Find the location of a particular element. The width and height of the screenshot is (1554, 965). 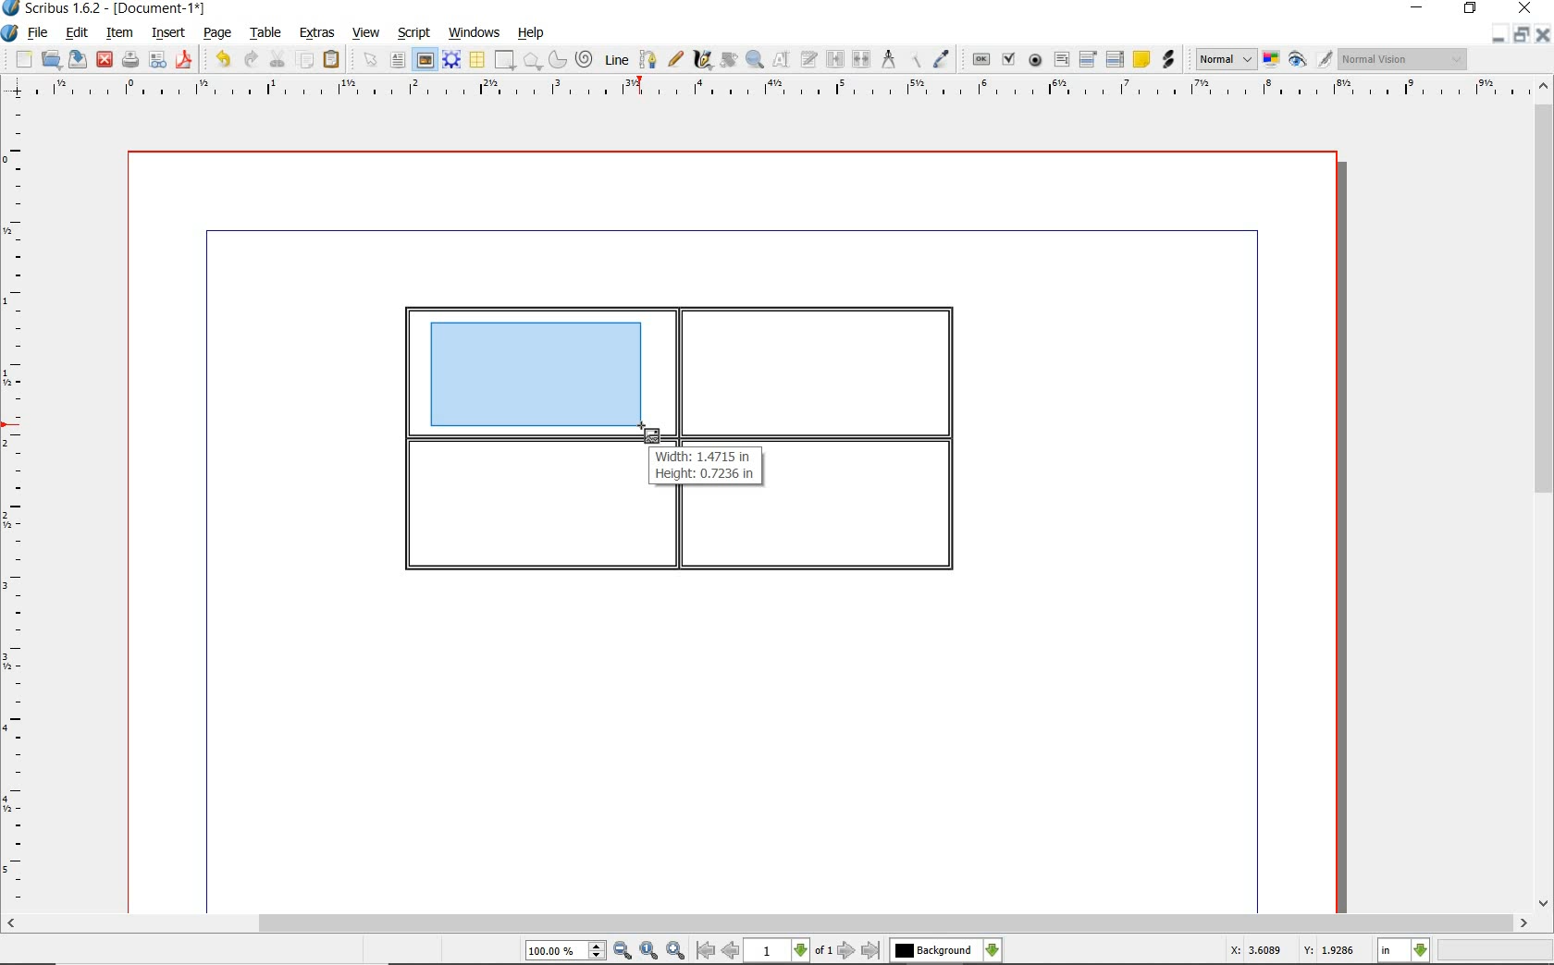

edit in preview mode is located at coordinates (1324, 60).